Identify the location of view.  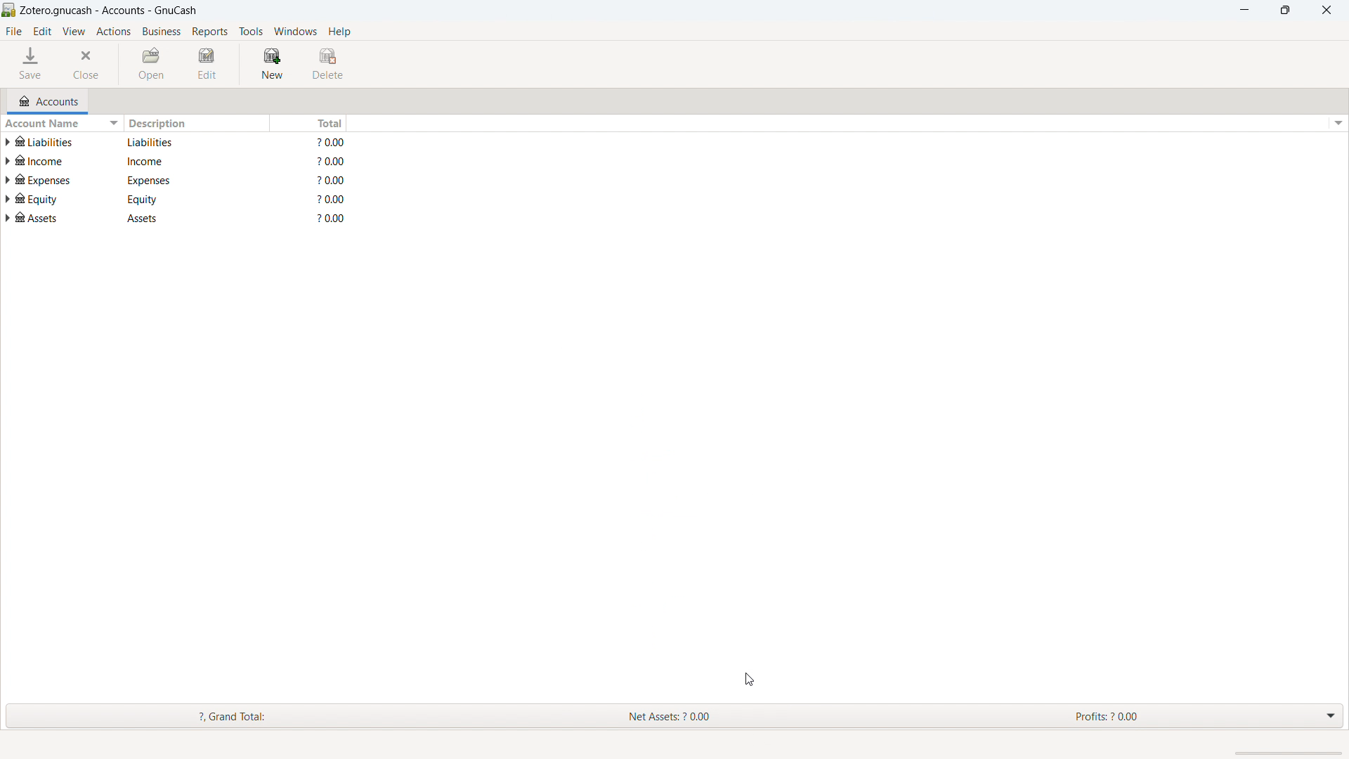
(74, 32).